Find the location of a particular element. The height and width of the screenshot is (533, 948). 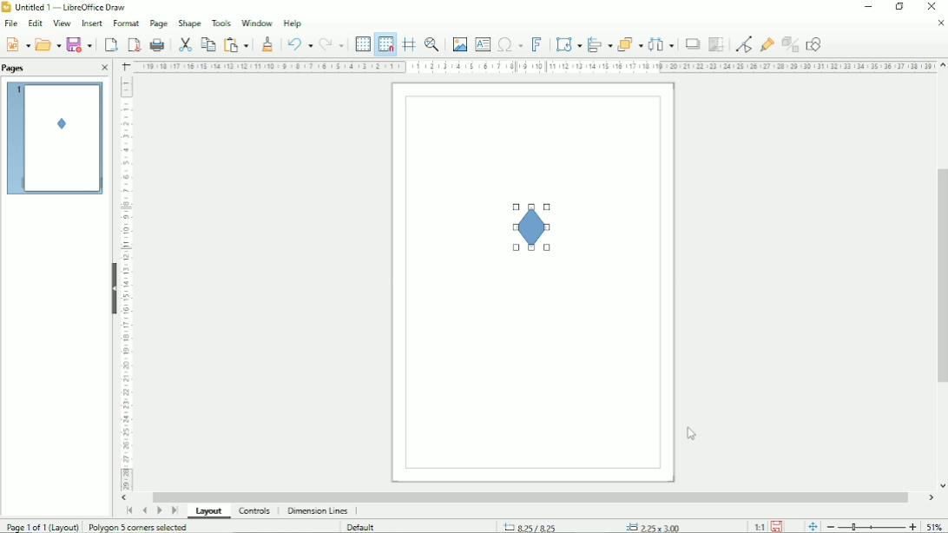

File is located at coordinates (11, 23).